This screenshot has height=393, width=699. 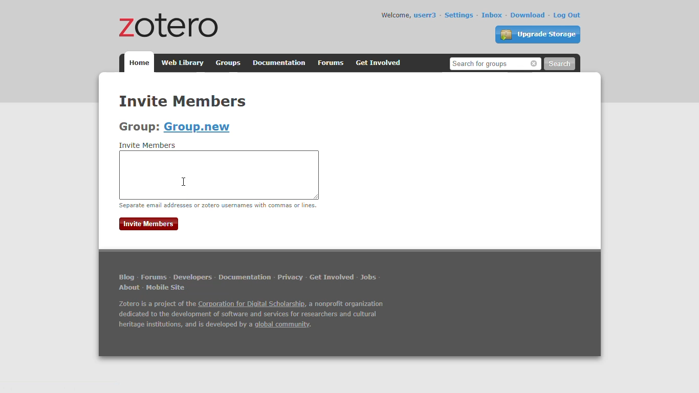 What do you see at coordinates (331, 63) in the screenshot?
I see `forums` at bounding box center [331, 63].